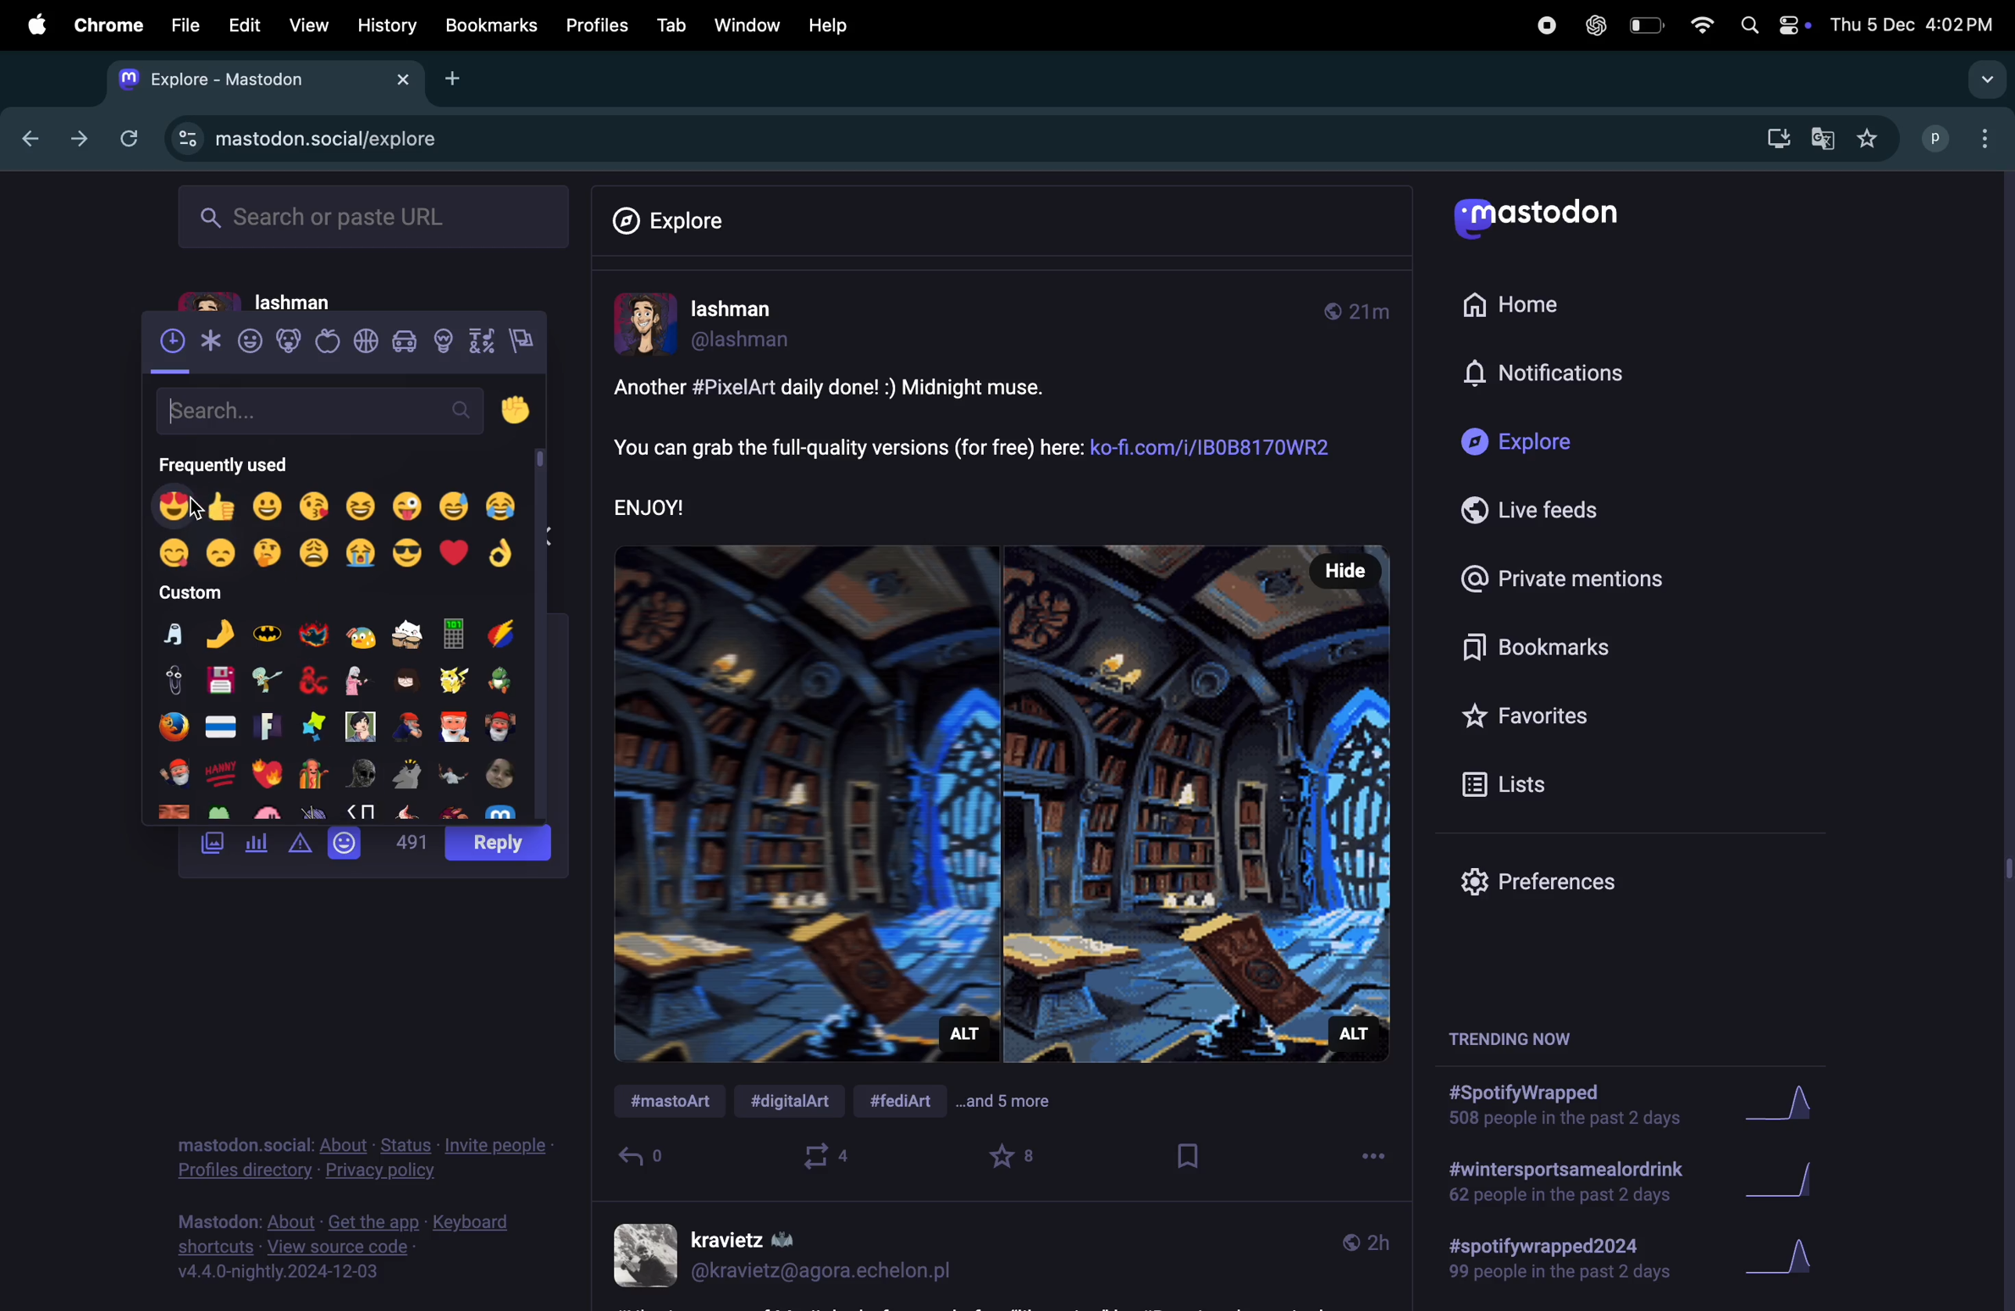 The width and height of the screenshot is (2015, 1311). I want to click on wintersport drink, so click(1563, 1185).